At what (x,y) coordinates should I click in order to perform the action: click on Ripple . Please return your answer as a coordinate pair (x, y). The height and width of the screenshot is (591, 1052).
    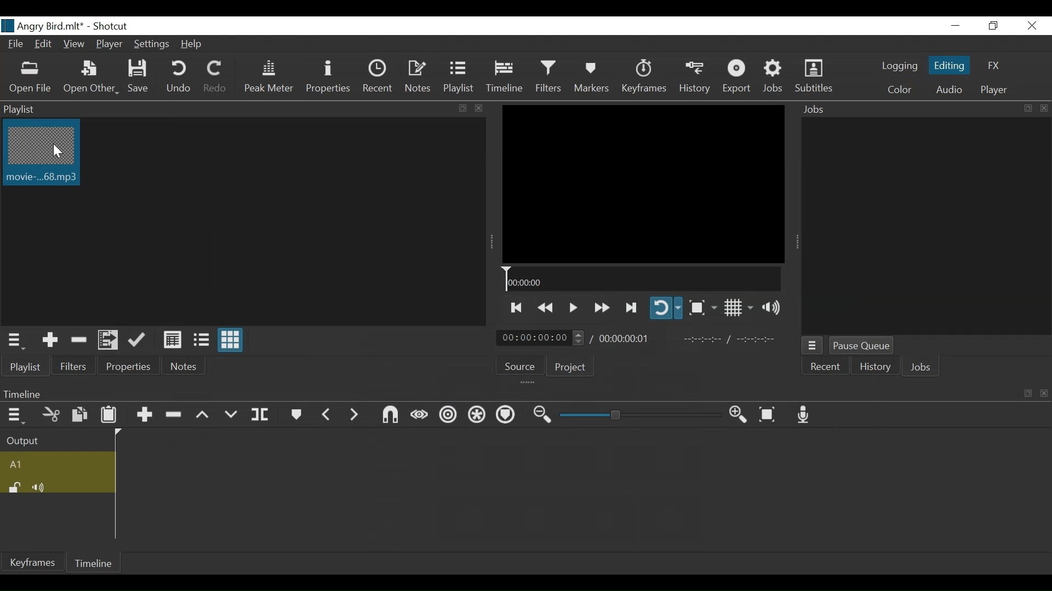
    Looking at the image, I should click on (447, 415).